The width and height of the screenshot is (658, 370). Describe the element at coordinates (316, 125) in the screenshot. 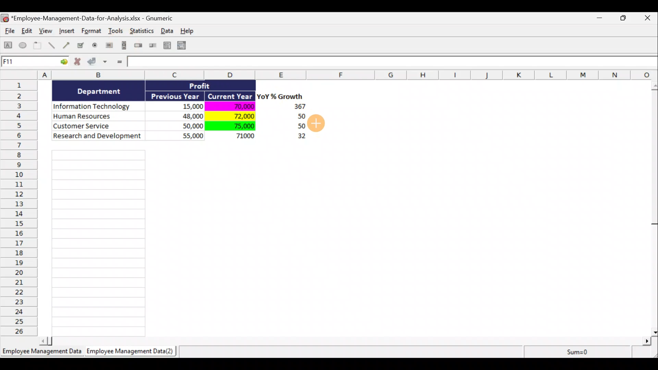

I see `Cursor` at that location.